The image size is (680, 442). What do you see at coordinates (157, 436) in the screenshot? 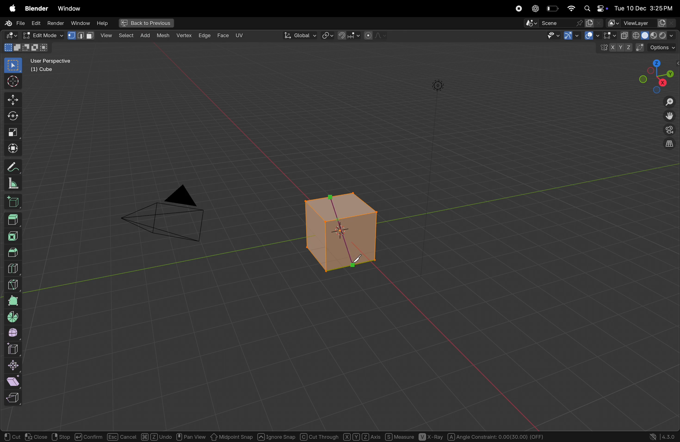
I see `Undo` at bounding box center [157, 436].